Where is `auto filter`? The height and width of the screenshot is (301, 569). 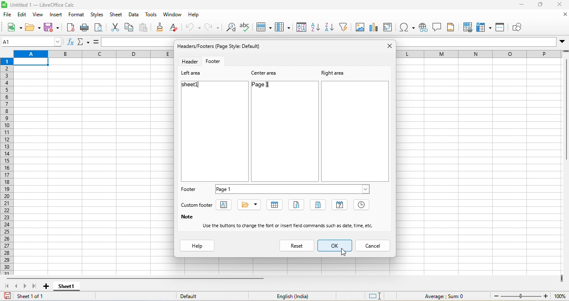
auto filter is located at coordinates (345, 27).